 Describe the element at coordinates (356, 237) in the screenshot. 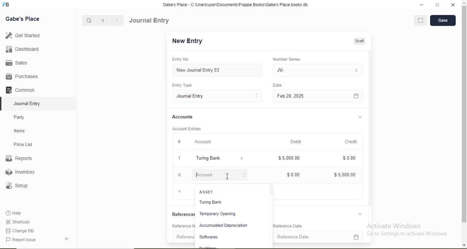

I see `Calendar` at that location.